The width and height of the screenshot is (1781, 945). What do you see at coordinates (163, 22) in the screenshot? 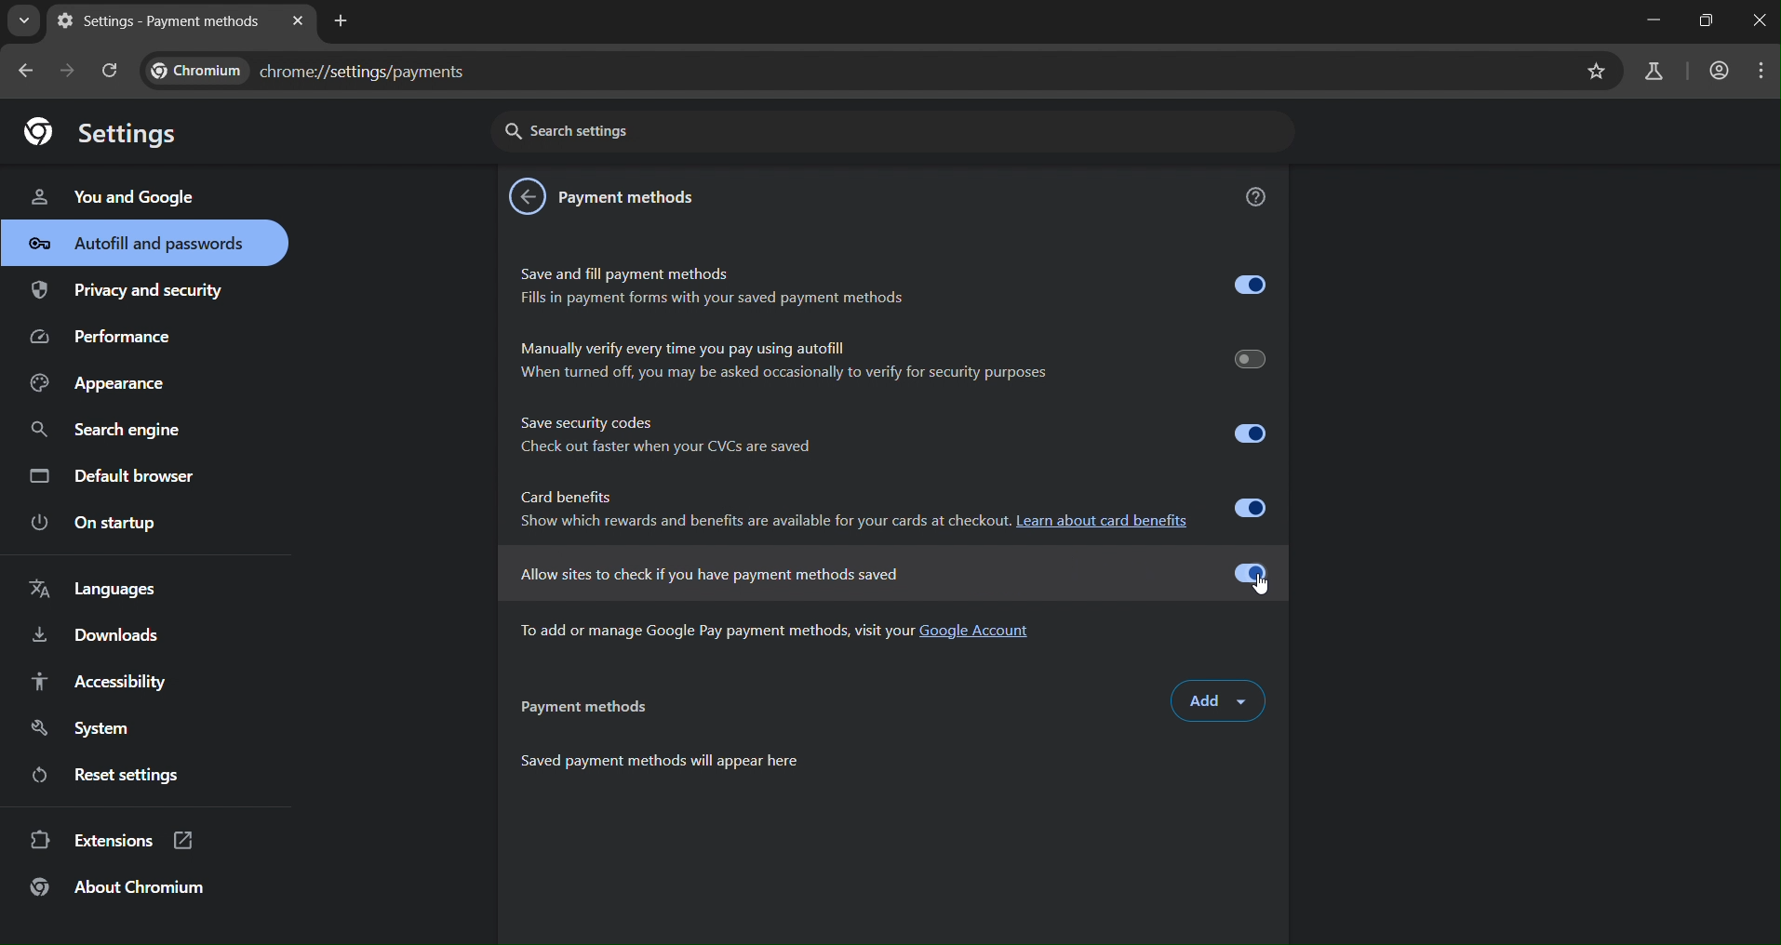
I see `current tab` at bounding box center [163, 22].